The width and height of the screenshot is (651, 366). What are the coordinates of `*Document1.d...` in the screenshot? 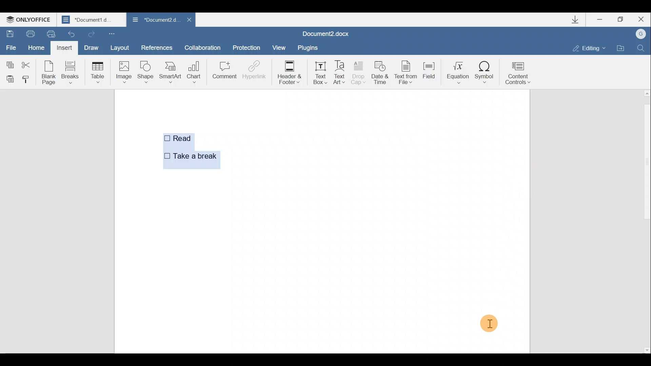 It's located at (92, 20).